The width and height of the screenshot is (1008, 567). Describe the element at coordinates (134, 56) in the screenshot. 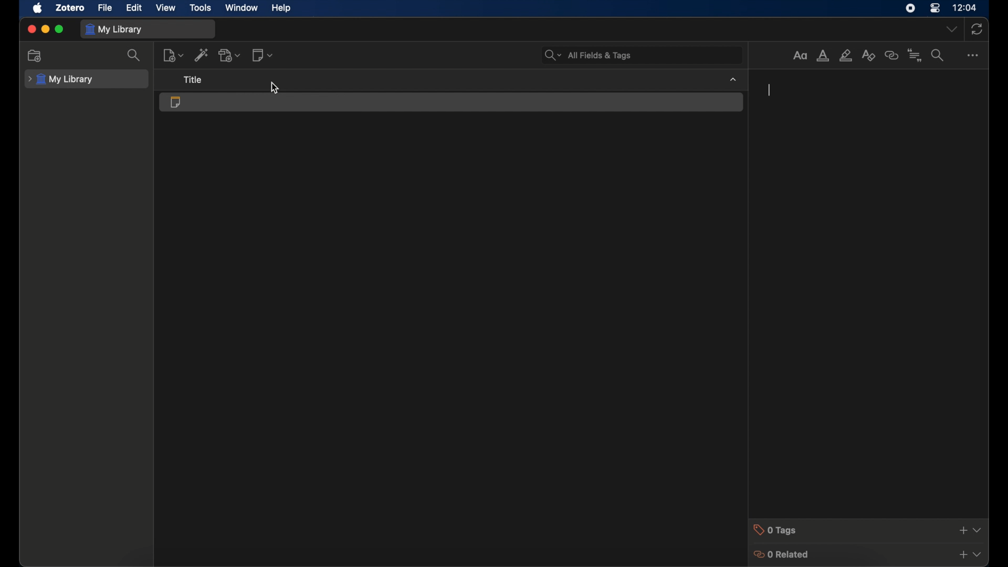

I see `search` at that location.